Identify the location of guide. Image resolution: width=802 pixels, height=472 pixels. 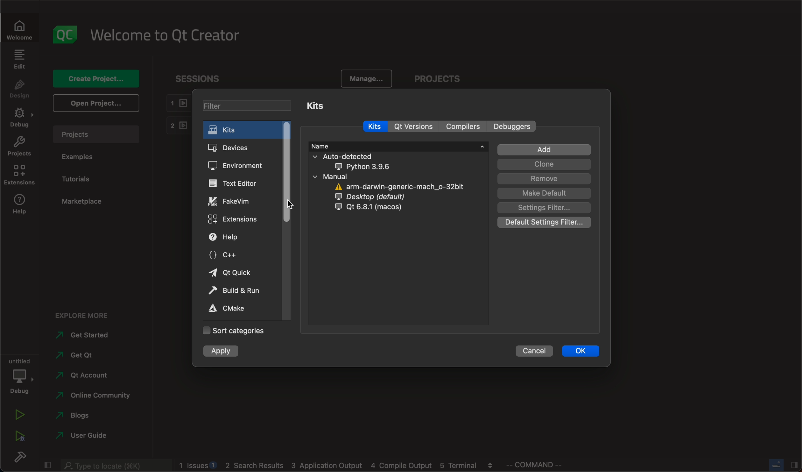
(82, 437).